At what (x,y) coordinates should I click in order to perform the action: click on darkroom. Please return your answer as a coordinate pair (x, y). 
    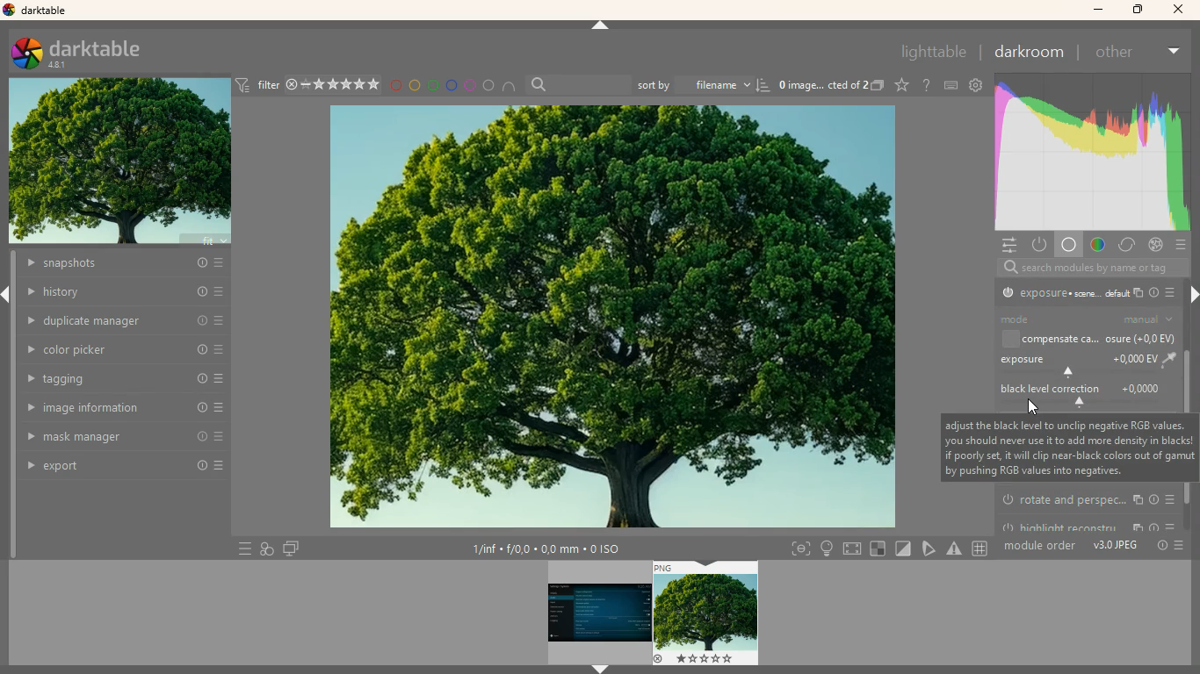
    Looking at the image, I should click on (1033, 54).